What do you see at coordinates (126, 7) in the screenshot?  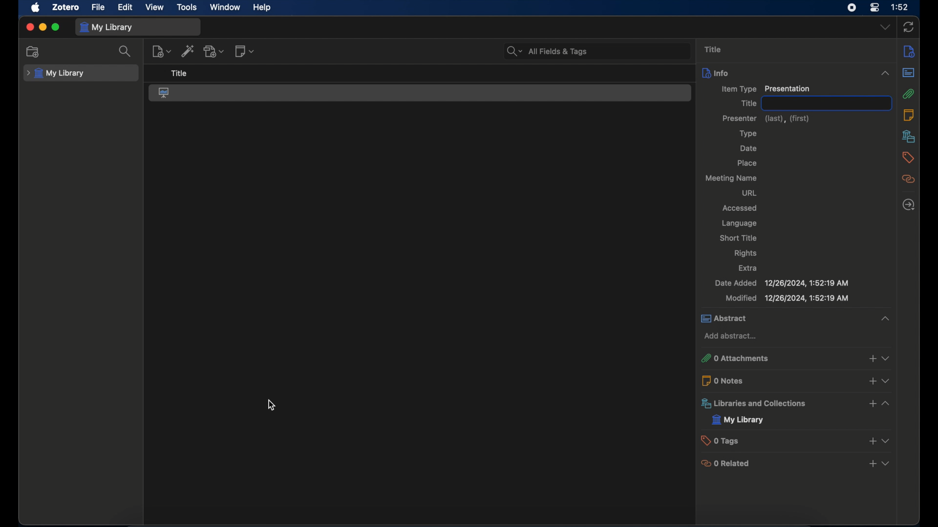 I see `edit` at bounding box center [126, 7].